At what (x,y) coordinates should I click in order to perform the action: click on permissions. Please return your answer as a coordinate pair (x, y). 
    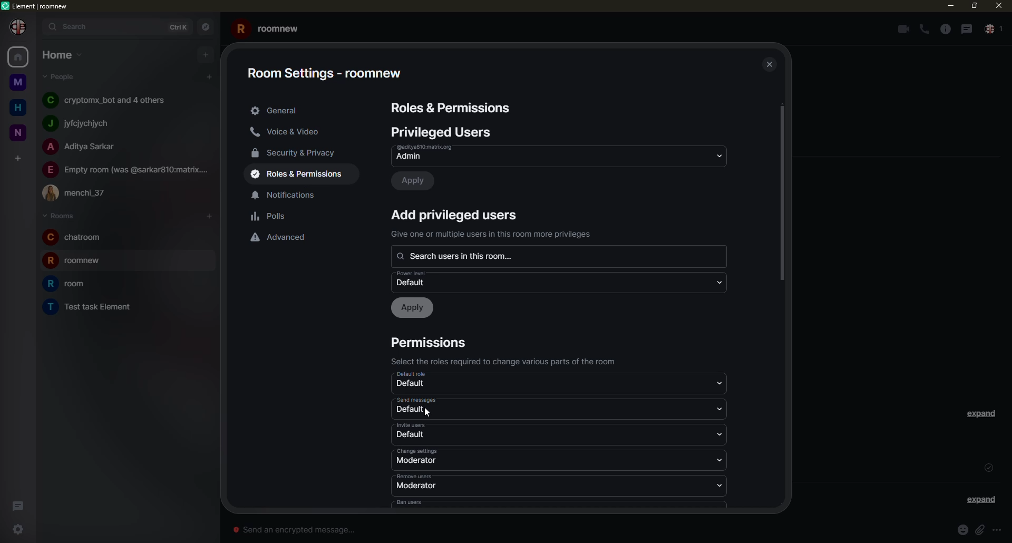
    Looking at the image, I should click on (432, 343).